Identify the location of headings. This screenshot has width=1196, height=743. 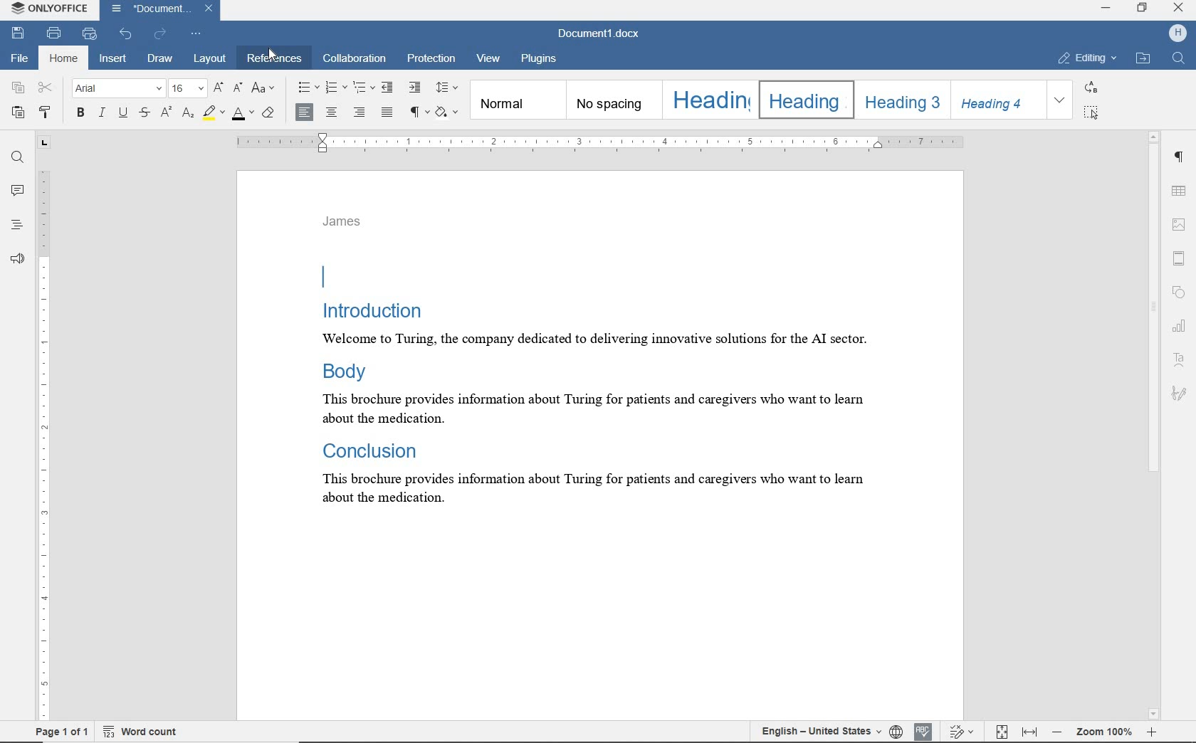
(17, 224).